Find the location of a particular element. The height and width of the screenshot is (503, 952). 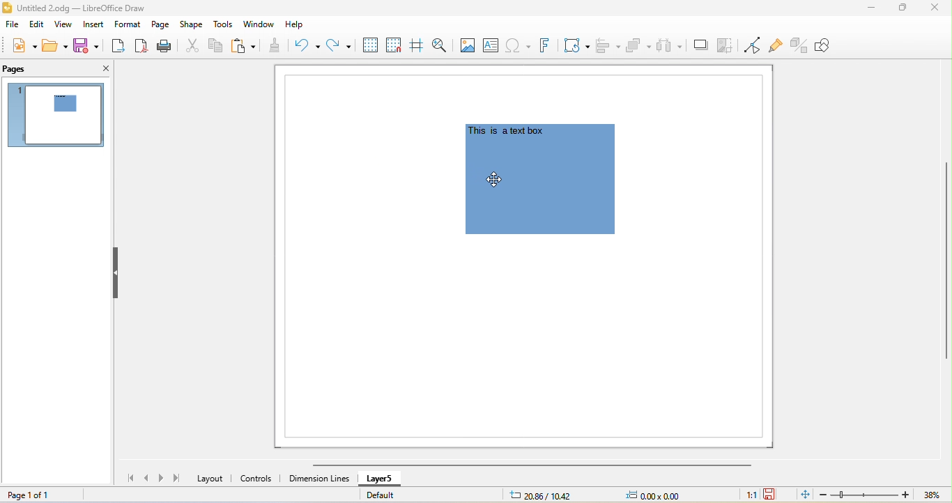

vertical scroll bar is located at coordinates (944, 261).